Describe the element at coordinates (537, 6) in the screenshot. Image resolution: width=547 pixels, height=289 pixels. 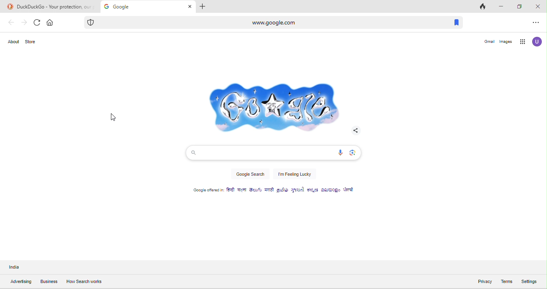
I see `close` at that location.